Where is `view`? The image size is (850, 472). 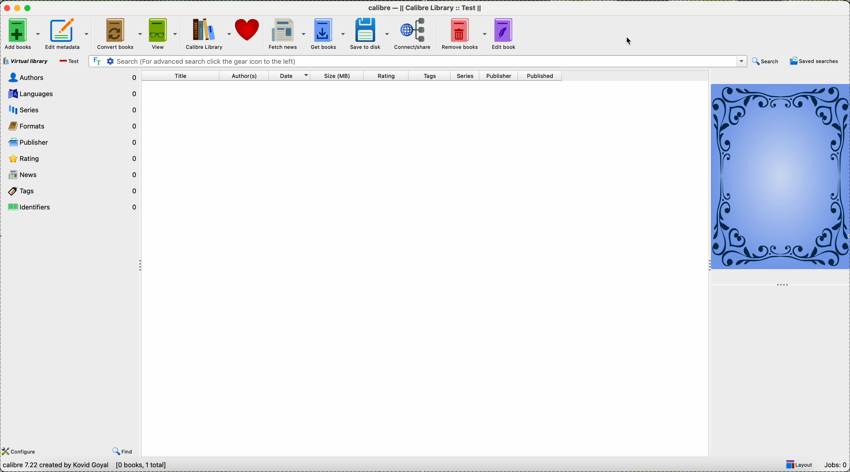 view is located at coordinates (164, 34).